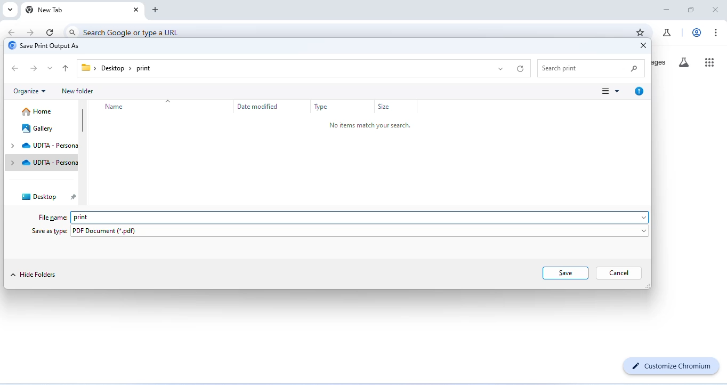 The width and height of the screenshot is (727, 385). What do you see at coordinates (522, 69) in the screenshot?
I see `refresh` at bounding box center [522, 69].